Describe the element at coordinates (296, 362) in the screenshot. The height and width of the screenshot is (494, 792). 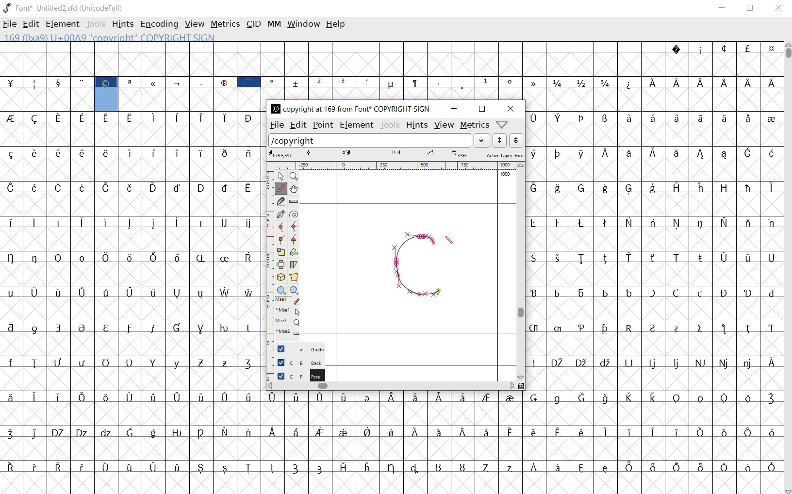
I see `background layer` at that location.